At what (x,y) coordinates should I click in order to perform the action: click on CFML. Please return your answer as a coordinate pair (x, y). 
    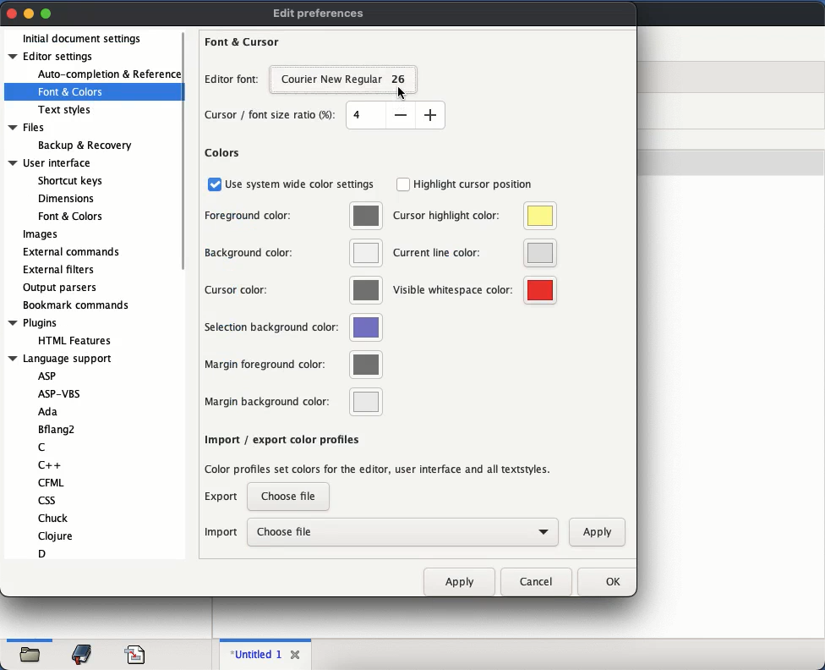
    Looking at the image, I should click on (51, 481).